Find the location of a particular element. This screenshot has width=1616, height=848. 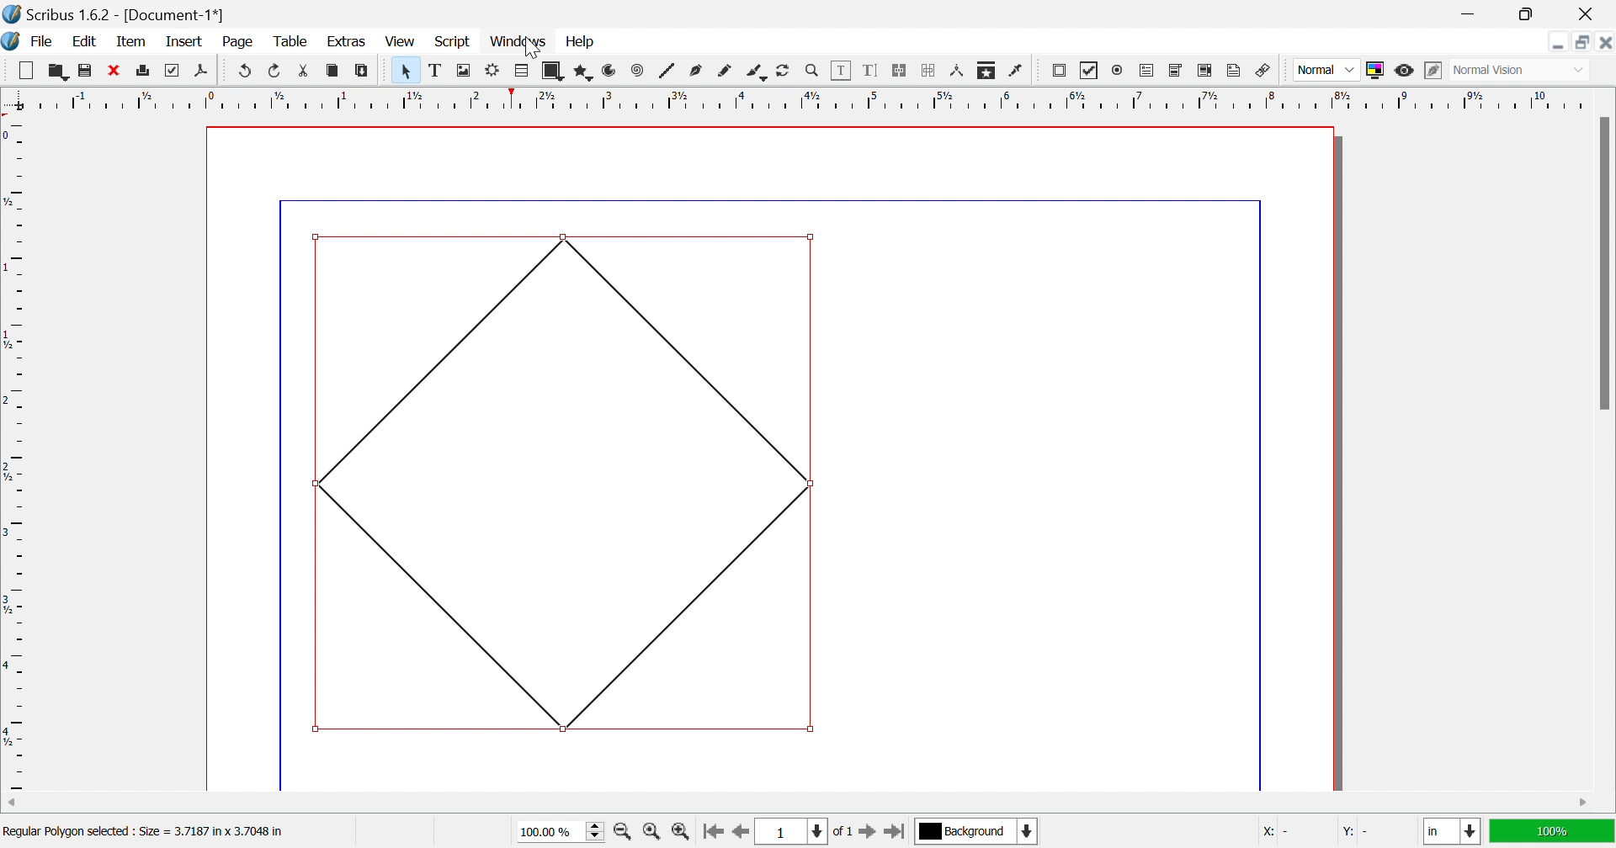

in is located at coordinates (1454, 833).